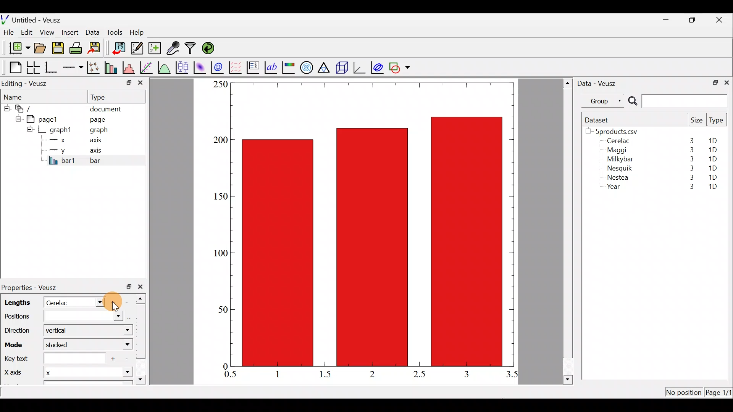 This screenshot has height=412, width=733. Describe the element at coordinates (78, 48) in the screenshot. I see `Print the document` at that location.